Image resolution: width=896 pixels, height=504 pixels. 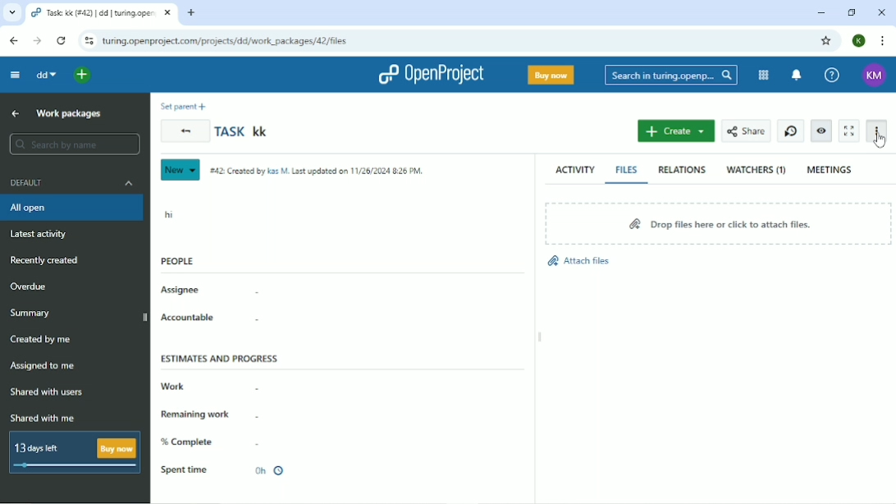 What do you see at coordinates (821, 12) in the screenshot?
I see `Minimize` at bounding box center [821, 12].